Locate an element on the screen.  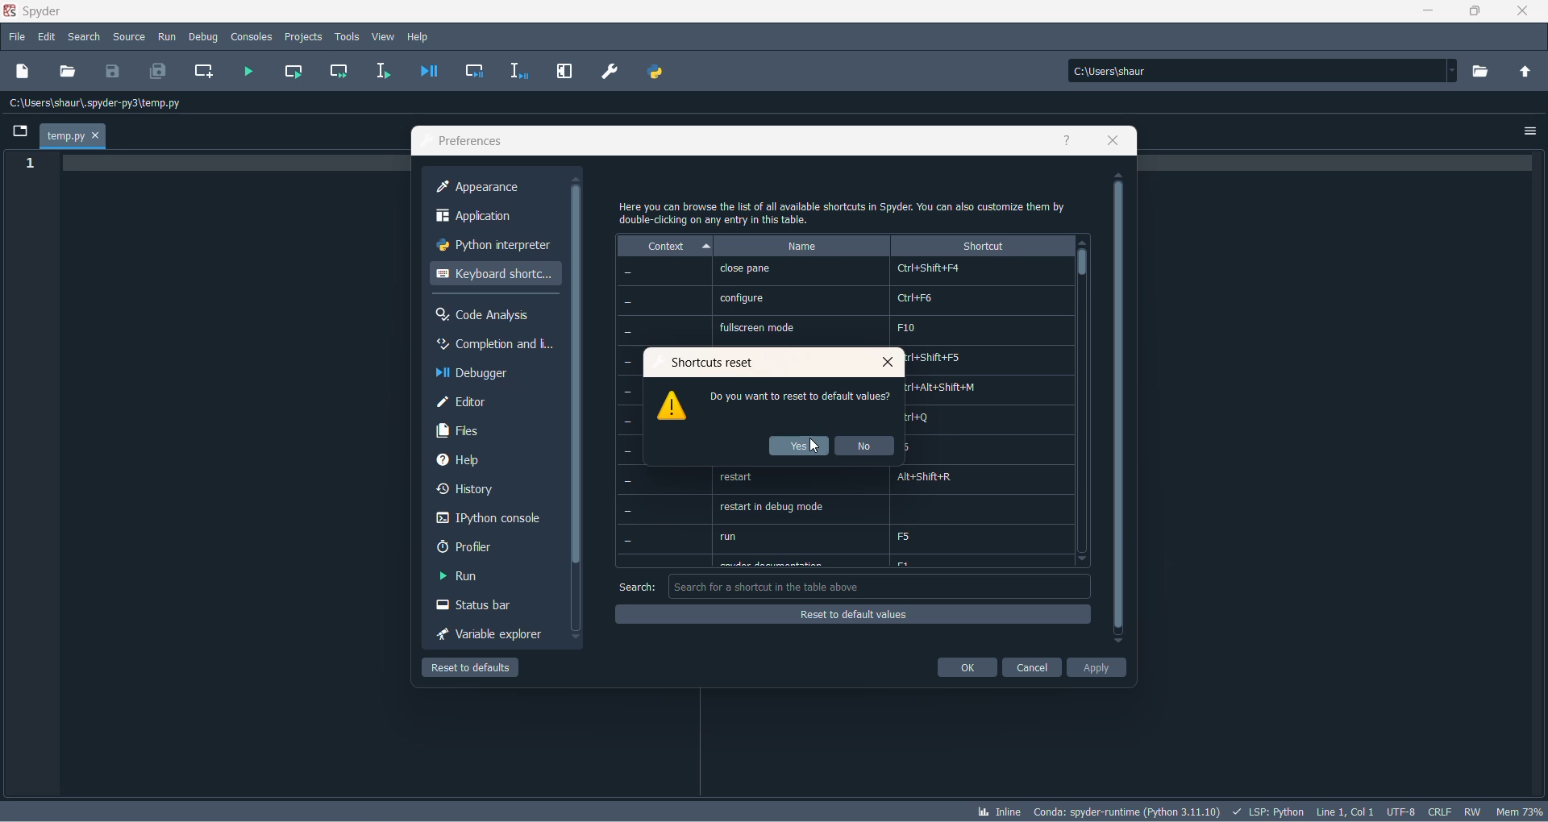
move down is located at coordinates (574, 637).